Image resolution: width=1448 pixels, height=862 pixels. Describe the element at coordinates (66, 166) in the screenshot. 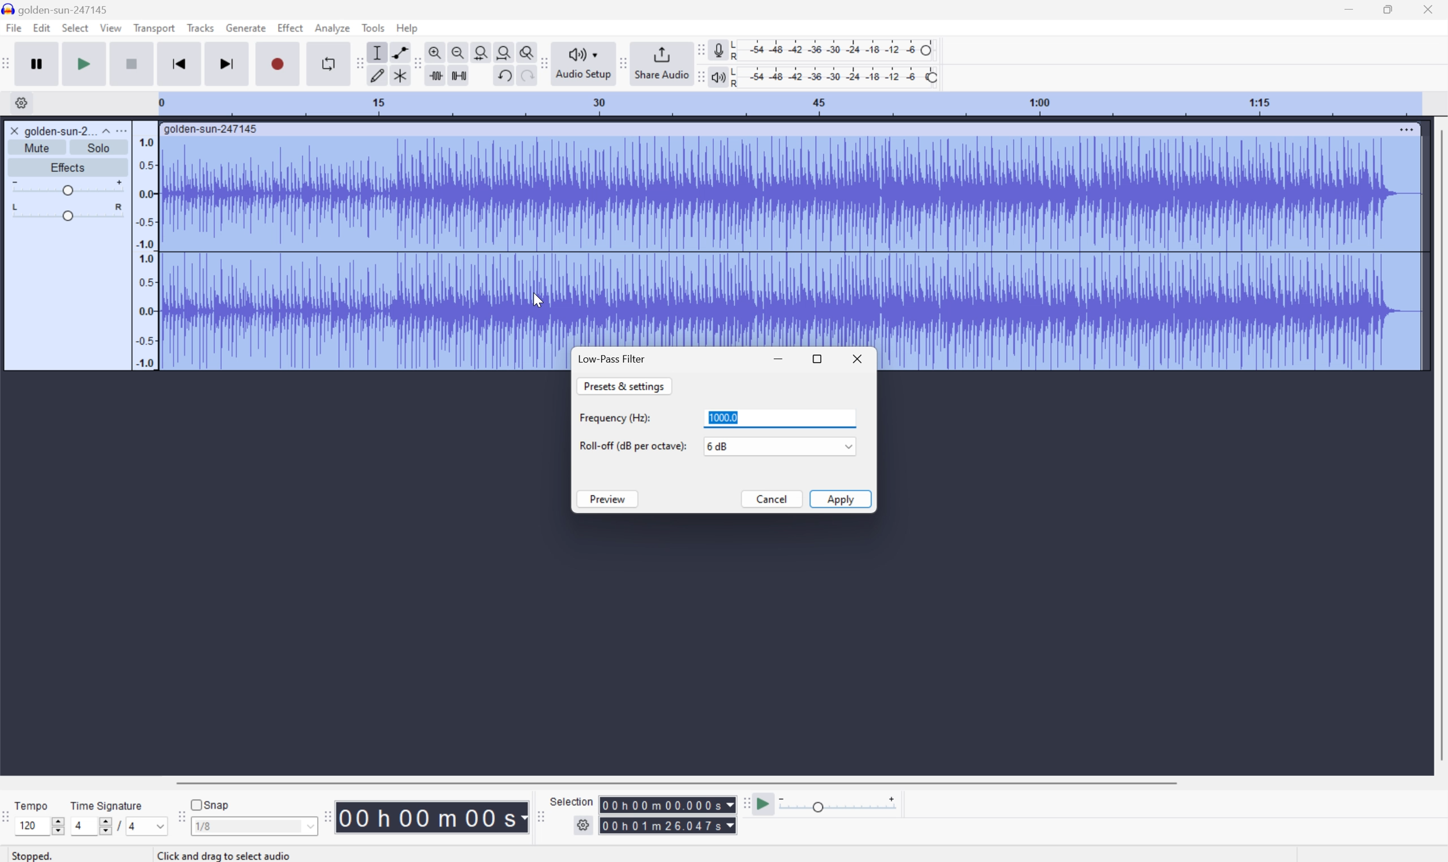

I see `Effects` at that location.